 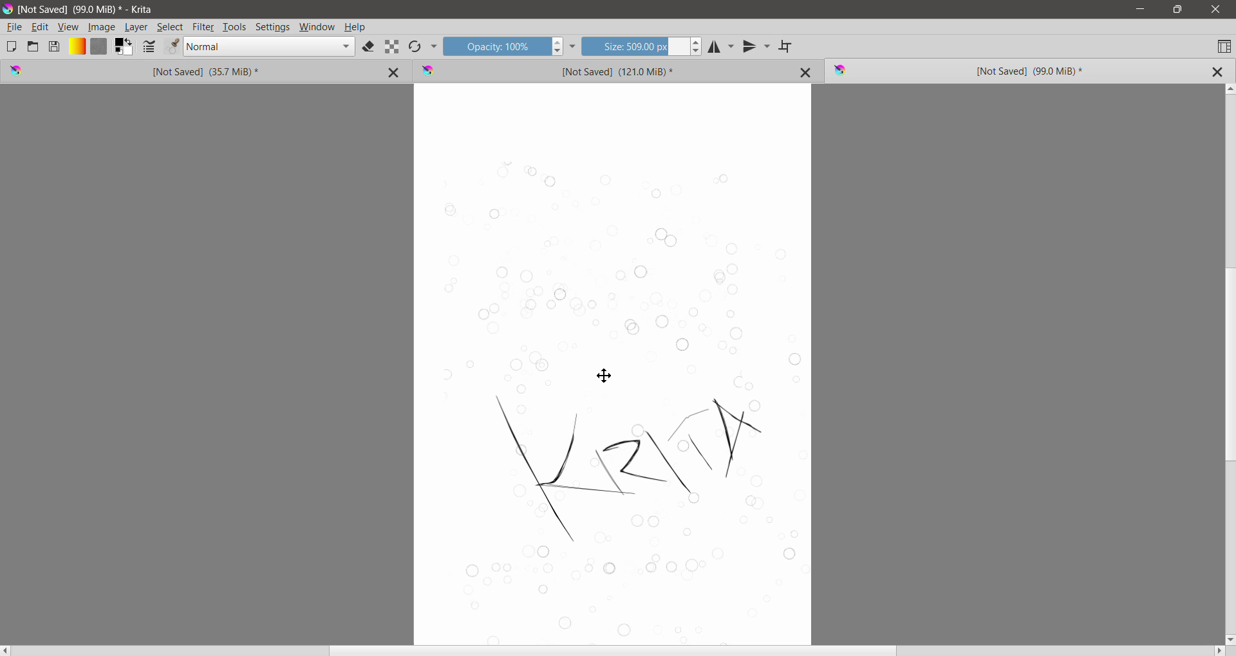 I want to click on View, so click(x=68, y=27).